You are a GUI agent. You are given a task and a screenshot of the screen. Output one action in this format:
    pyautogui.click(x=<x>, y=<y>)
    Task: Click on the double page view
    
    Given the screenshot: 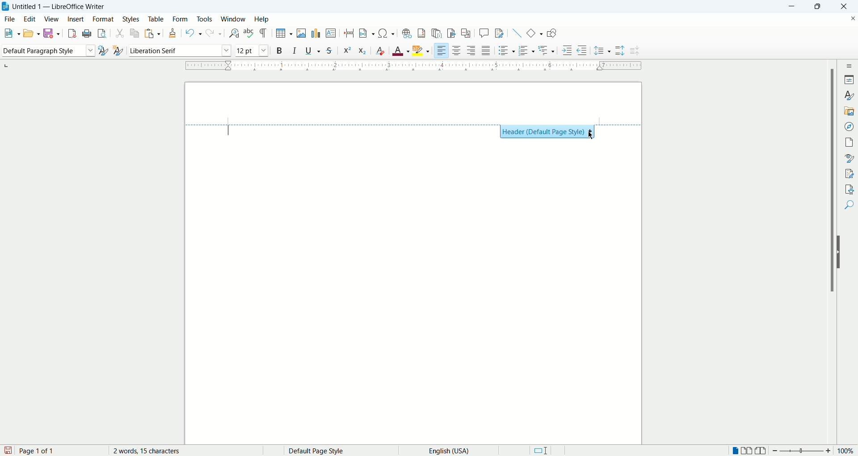 What is the action you would take?
    pyautogui.click(x=747, y=451)
    